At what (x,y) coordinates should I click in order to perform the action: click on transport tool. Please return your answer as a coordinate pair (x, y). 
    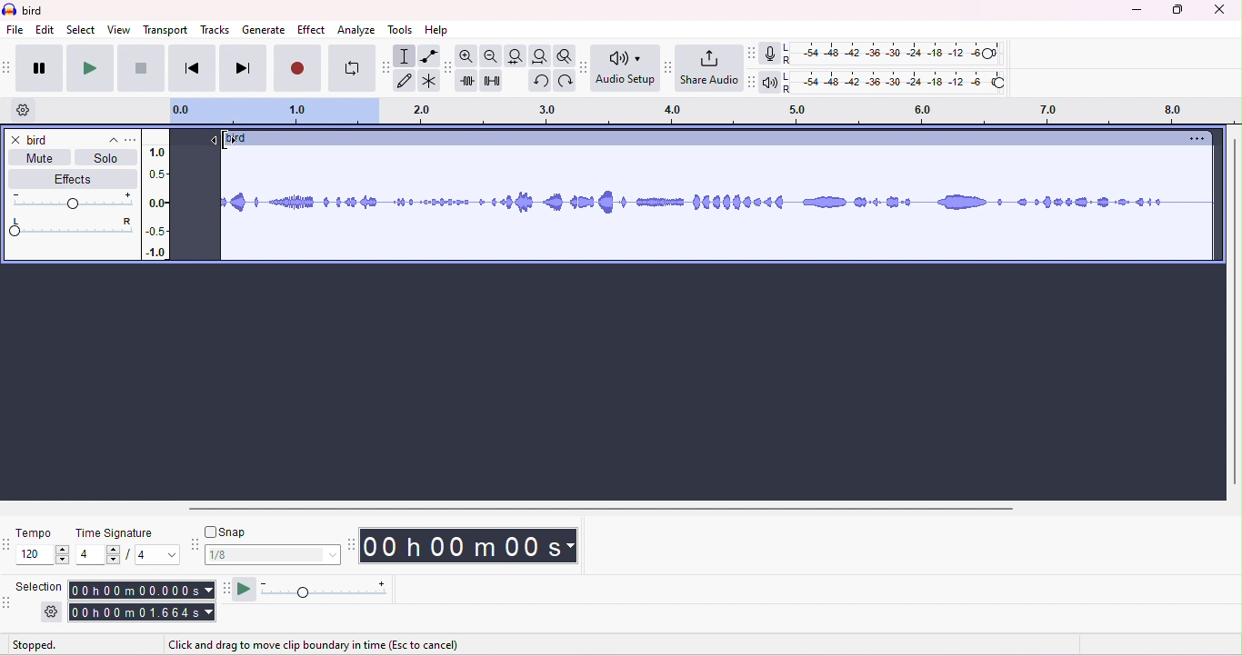
    Looking at the image, I should click on (8, 68).